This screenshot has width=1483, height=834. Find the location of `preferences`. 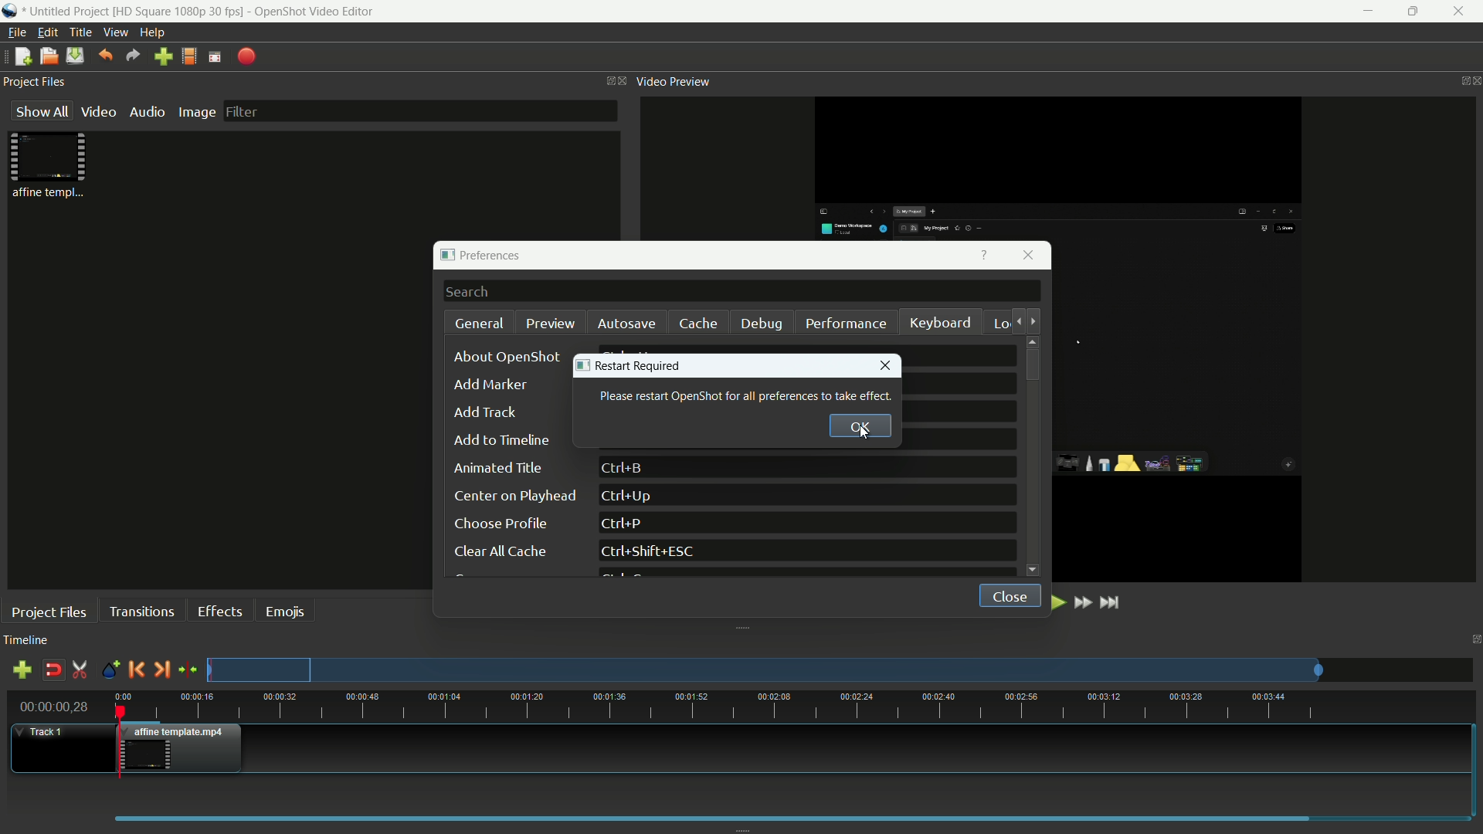

preferences is located at coordinates (486, 256).